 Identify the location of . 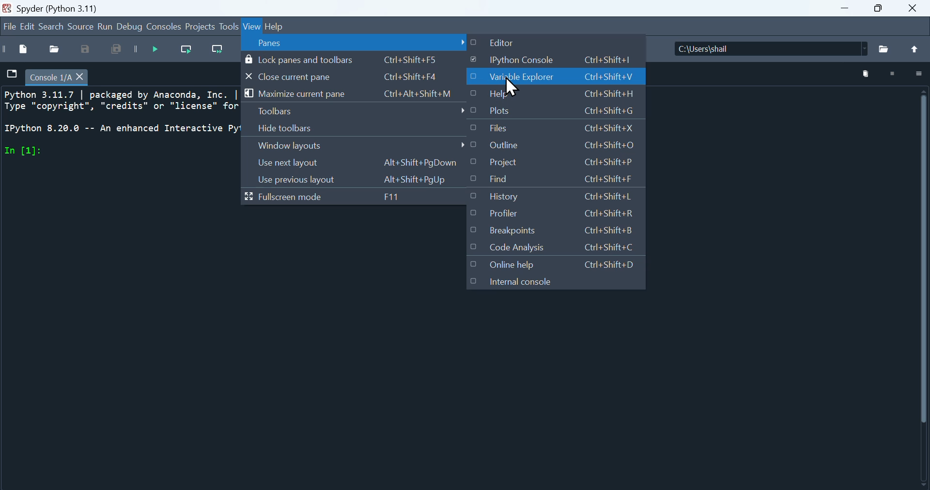
(278, 24).